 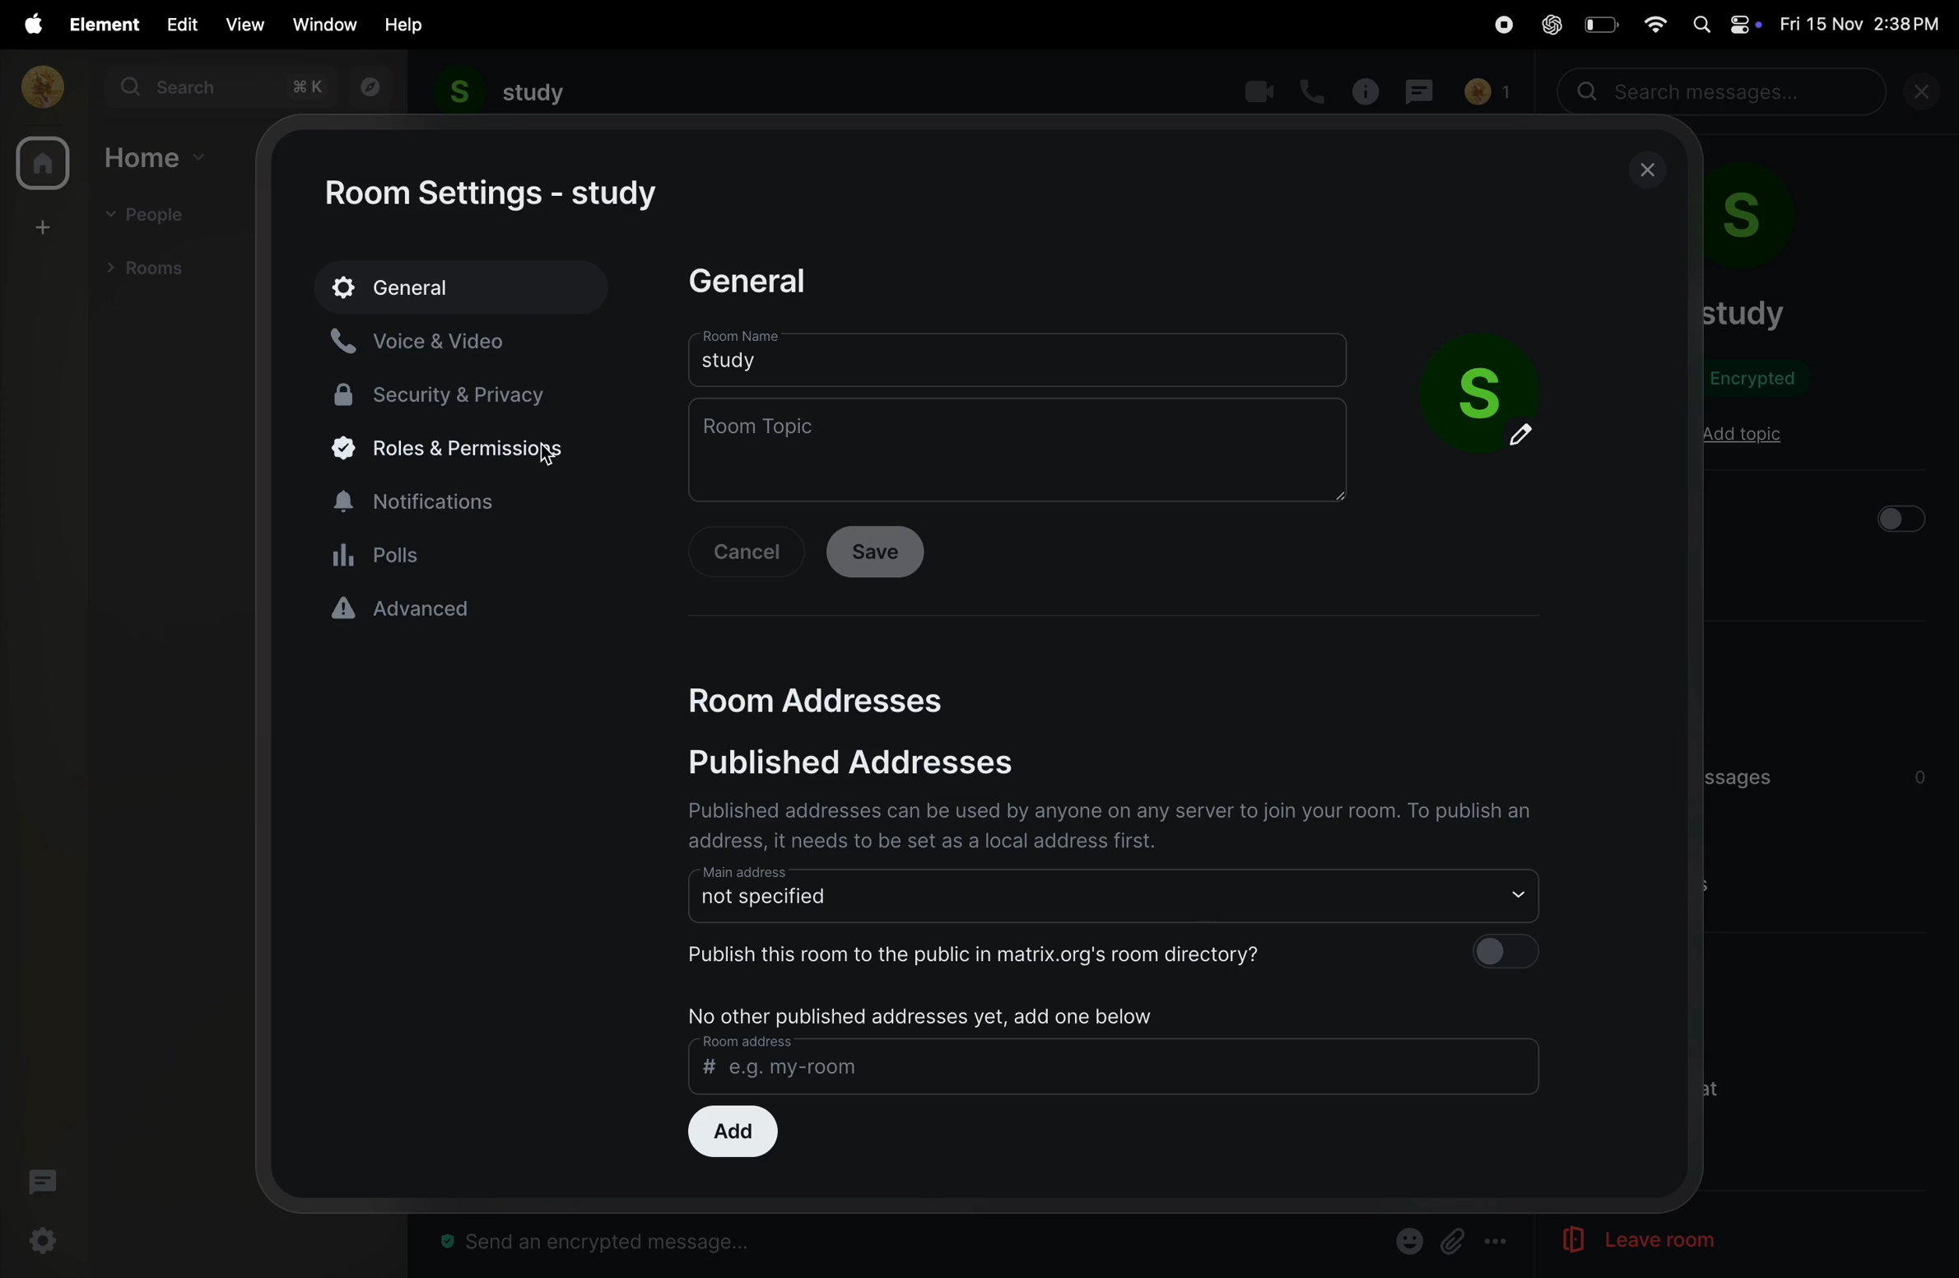 I want to click on general , so click(x=463, y=285).